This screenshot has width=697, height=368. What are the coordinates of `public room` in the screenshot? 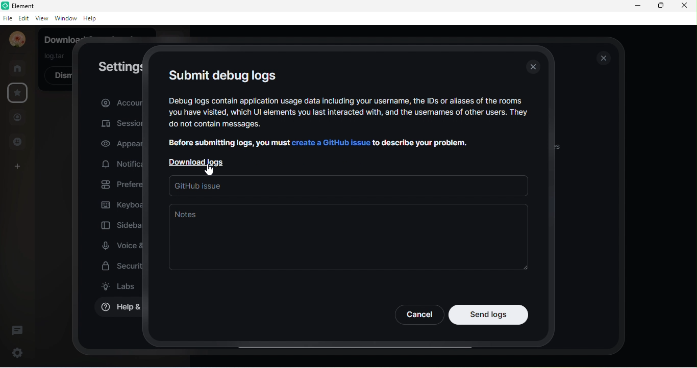 It's located at (17, 142).